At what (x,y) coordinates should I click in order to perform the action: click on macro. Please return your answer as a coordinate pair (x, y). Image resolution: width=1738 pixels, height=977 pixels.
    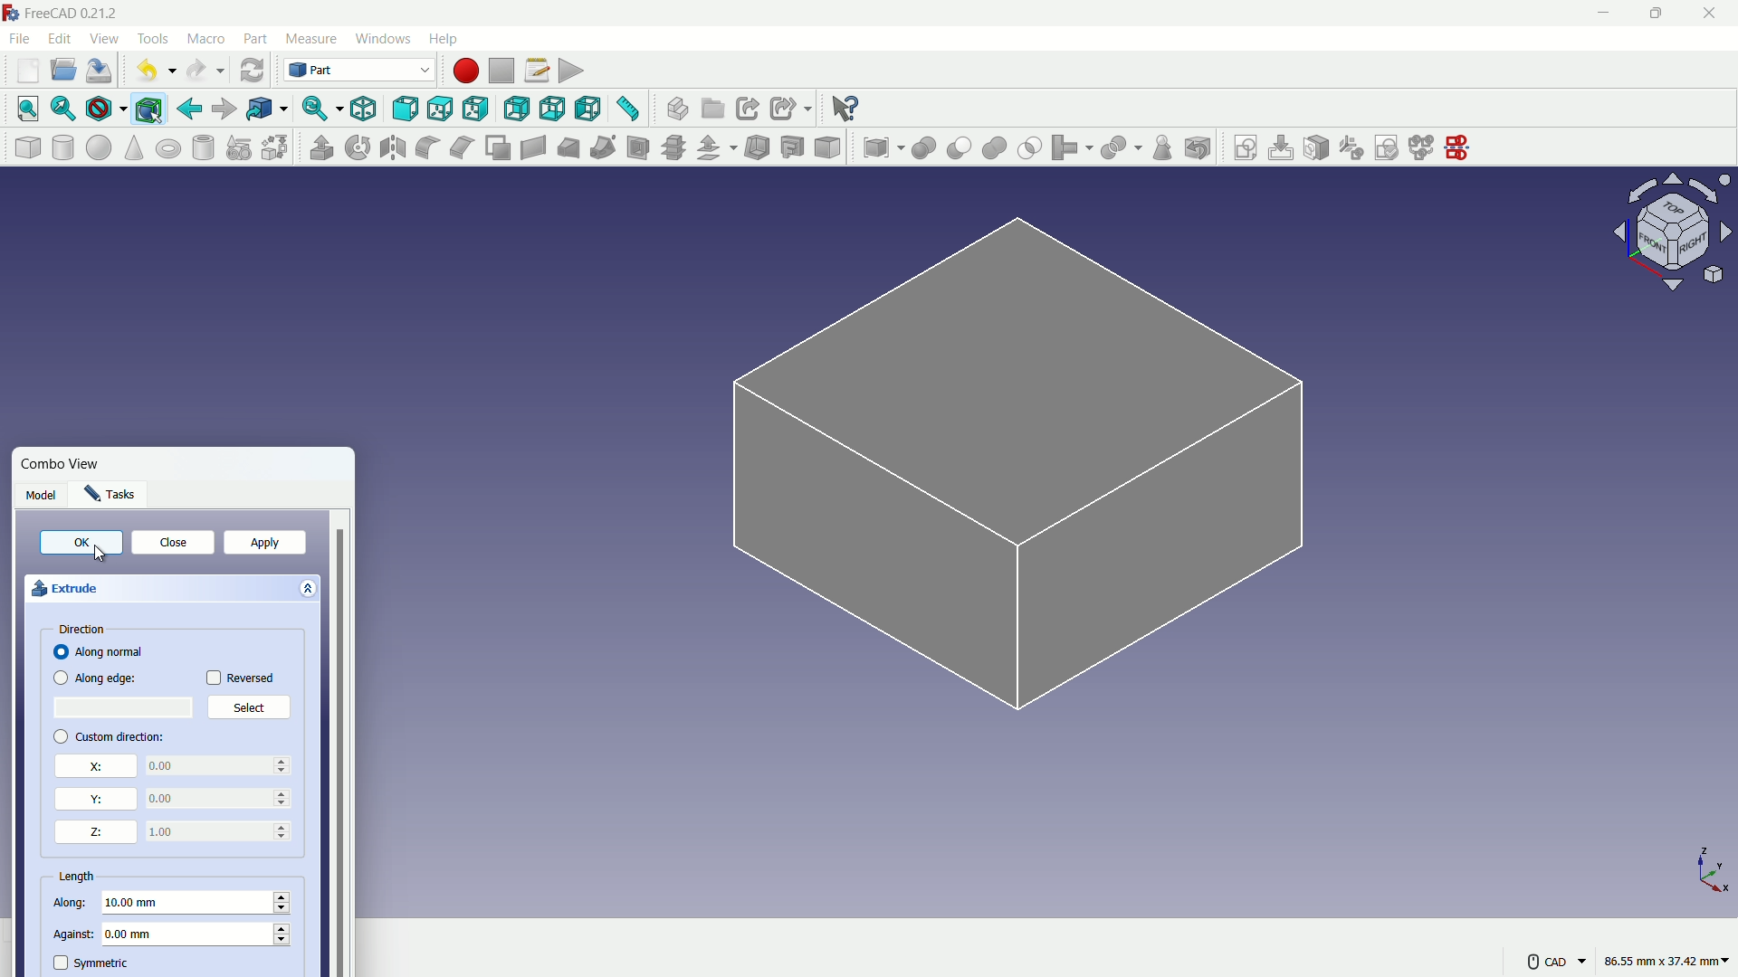
    Looking at the image, I should click on (206, 39).